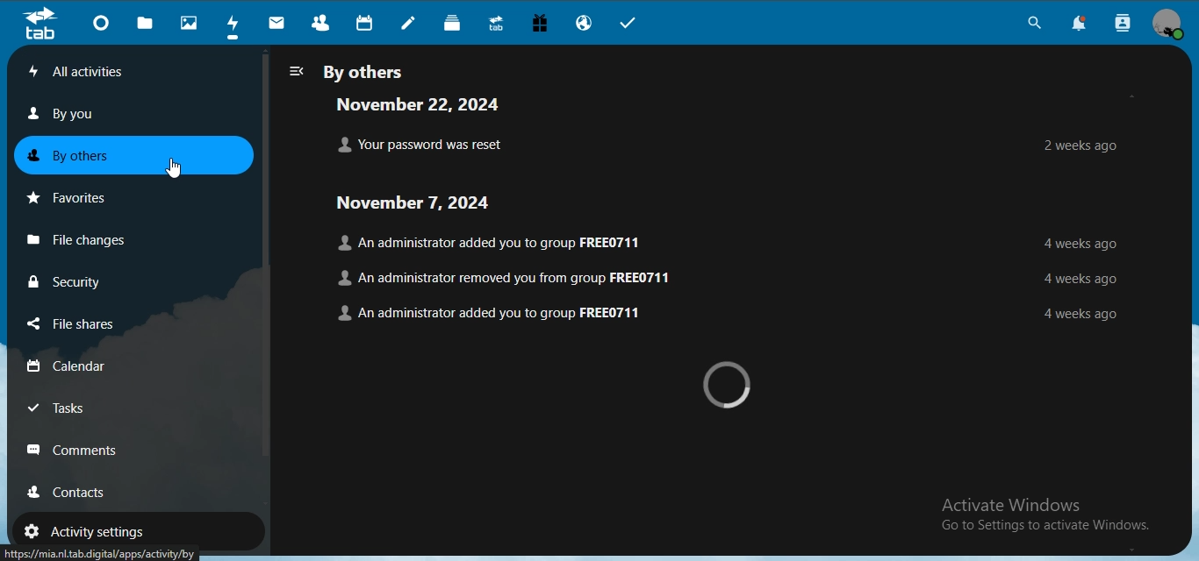 The image size is (1199, 561). What do you see at coordinates (146, 23) in the screenshot?
I see `files` at bounding box center [146, 23].